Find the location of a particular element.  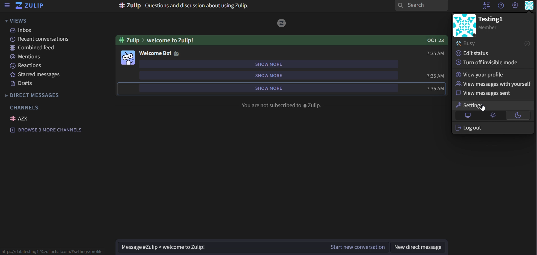

icon is located at coordinates (282, 23).